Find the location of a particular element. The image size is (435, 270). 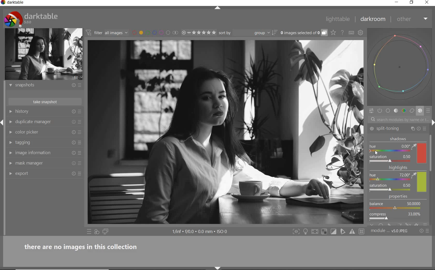

quick access for applying any of your styles is located at coordinates (97, 232).